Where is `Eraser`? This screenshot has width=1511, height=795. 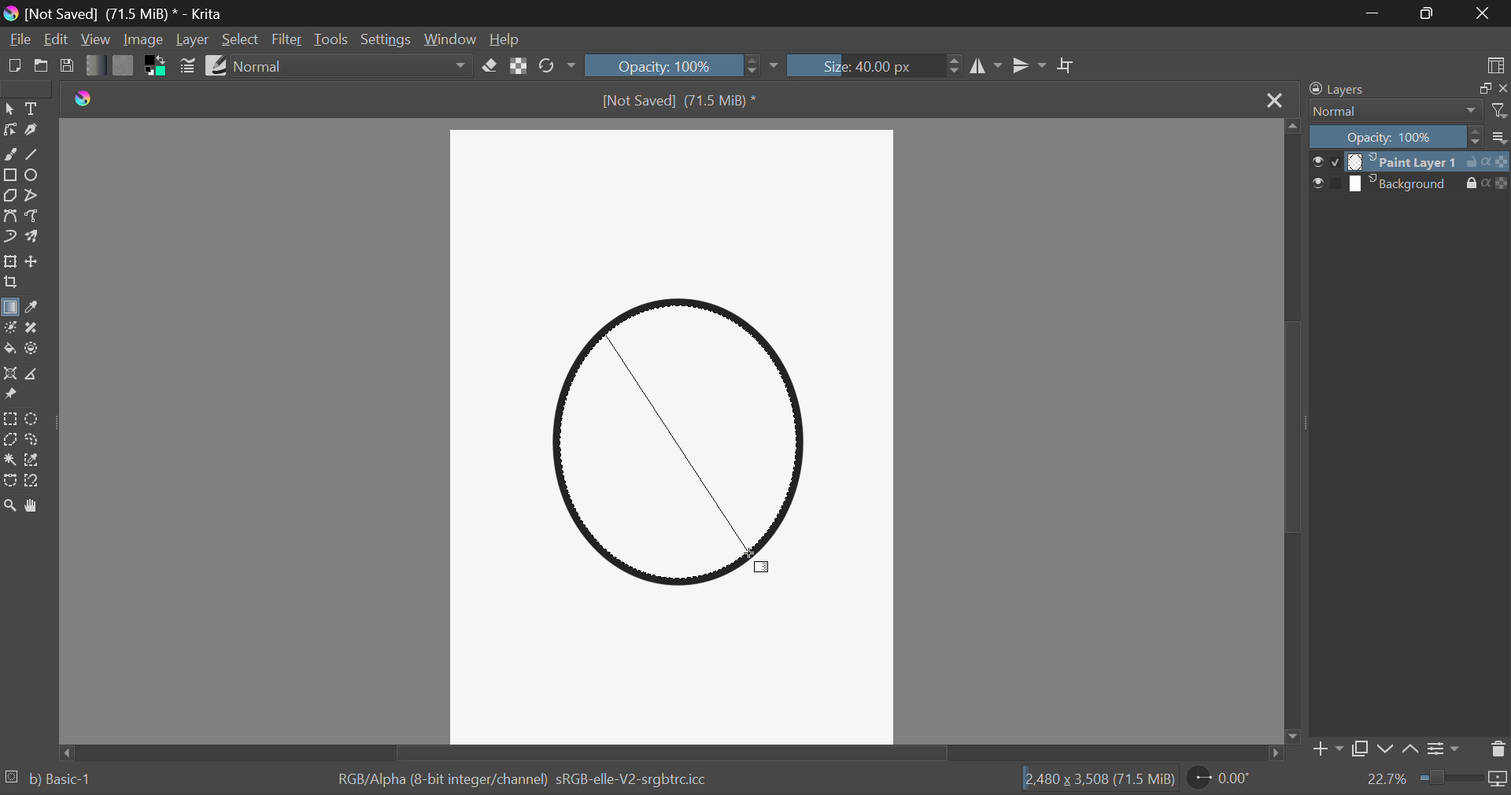 Eraser is located at coordinates (490, 66).